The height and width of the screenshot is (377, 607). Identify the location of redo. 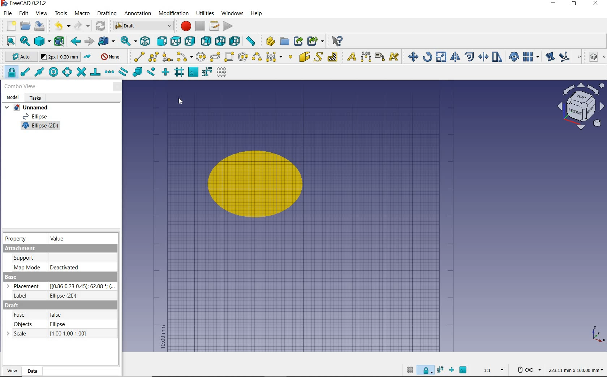
(82, 27).